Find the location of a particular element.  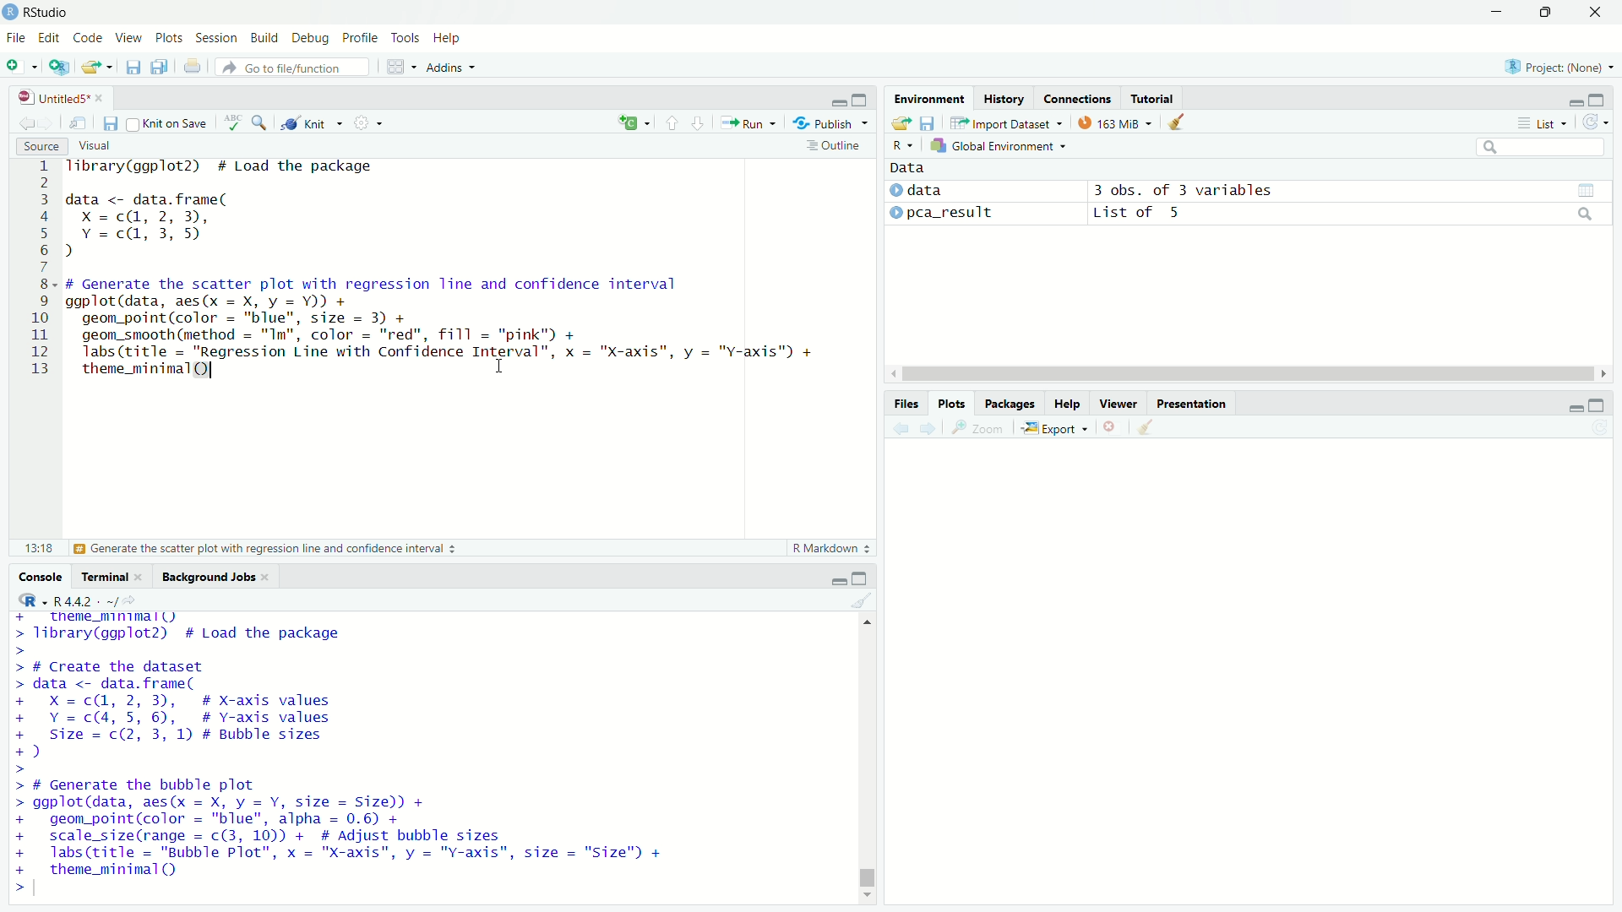

Packages is located at coordinates (1008, 403).